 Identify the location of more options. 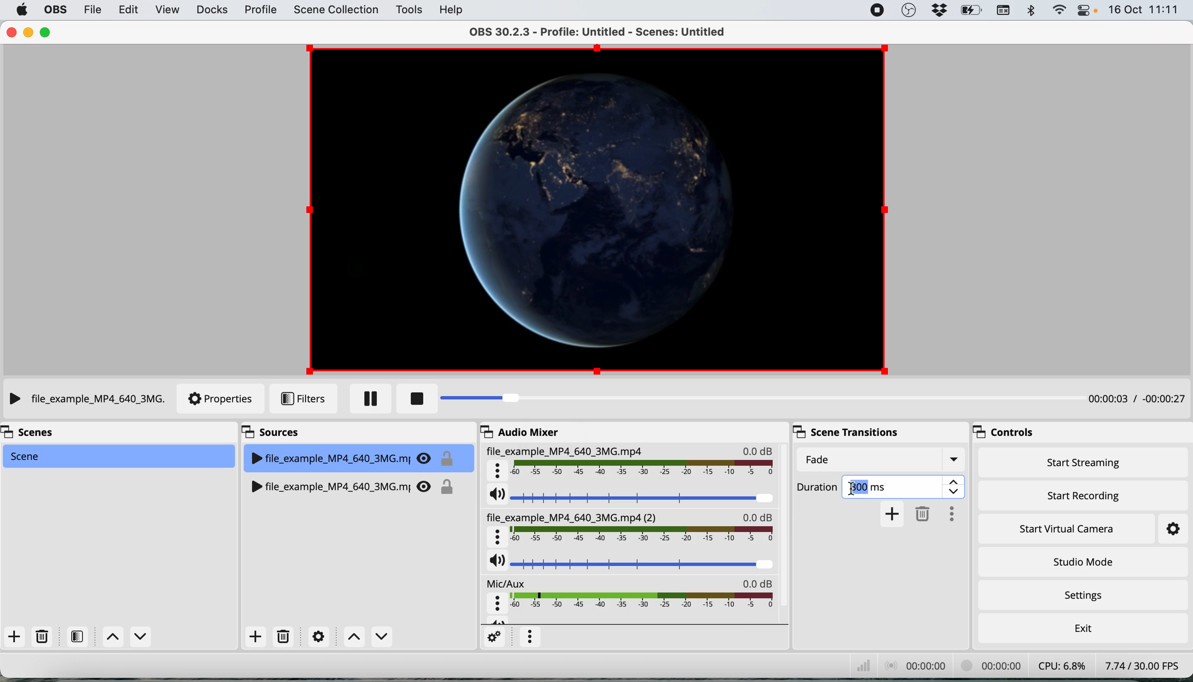
(949, 513).